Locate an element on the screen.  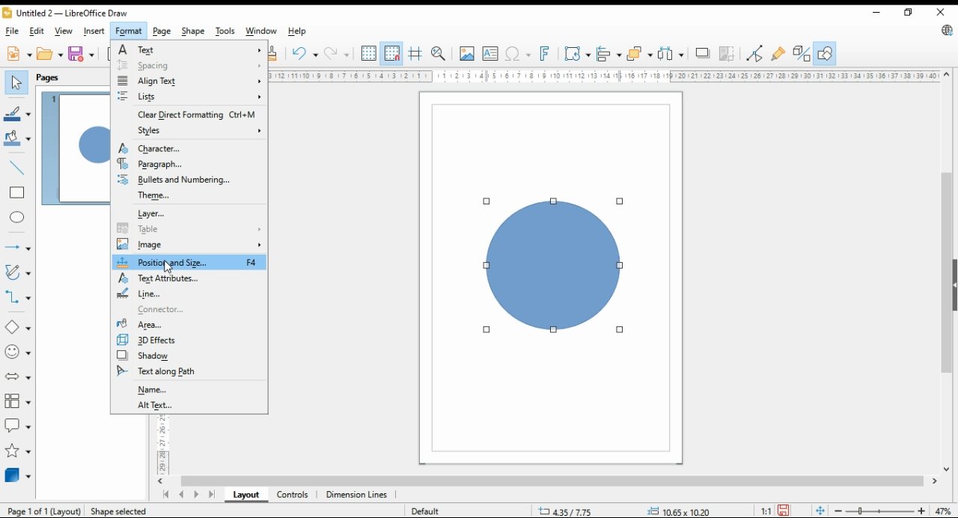
zoom and pan is located at coordinates (439, 54).